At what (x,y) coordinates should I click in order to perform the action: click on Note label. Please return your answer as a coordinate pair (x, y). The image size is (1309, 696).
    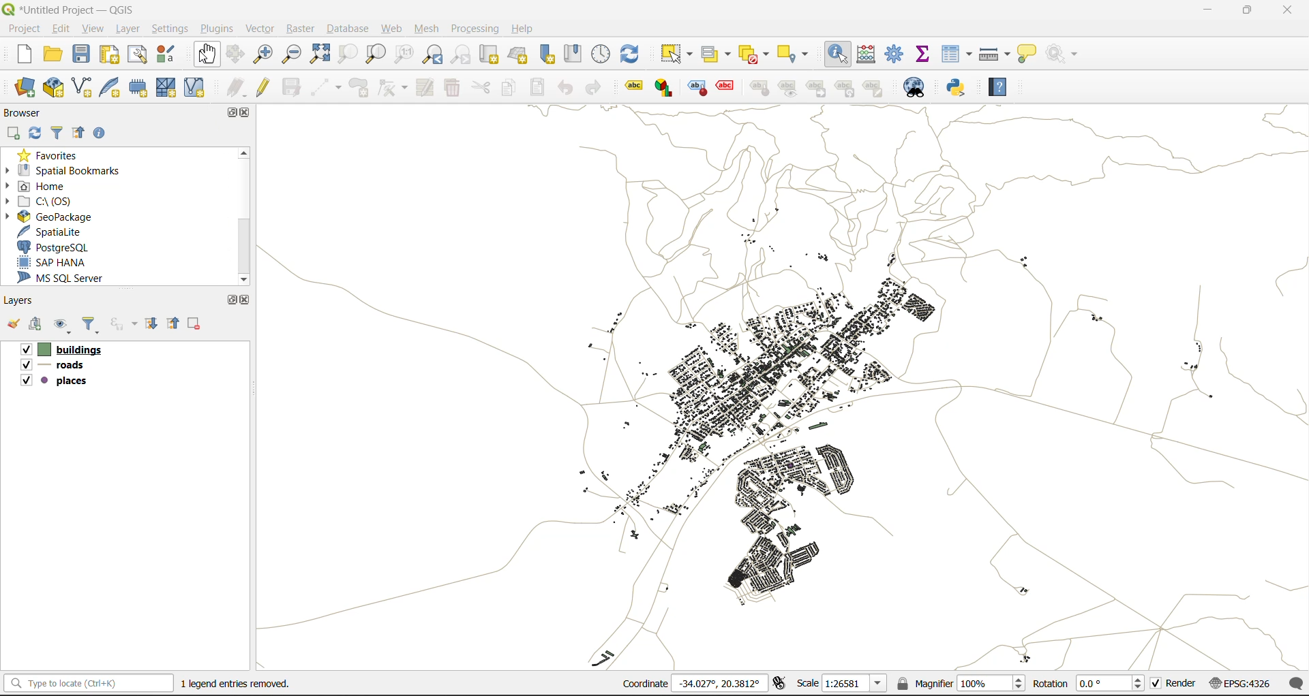
    Looking at the image, I should click on (876, 87).